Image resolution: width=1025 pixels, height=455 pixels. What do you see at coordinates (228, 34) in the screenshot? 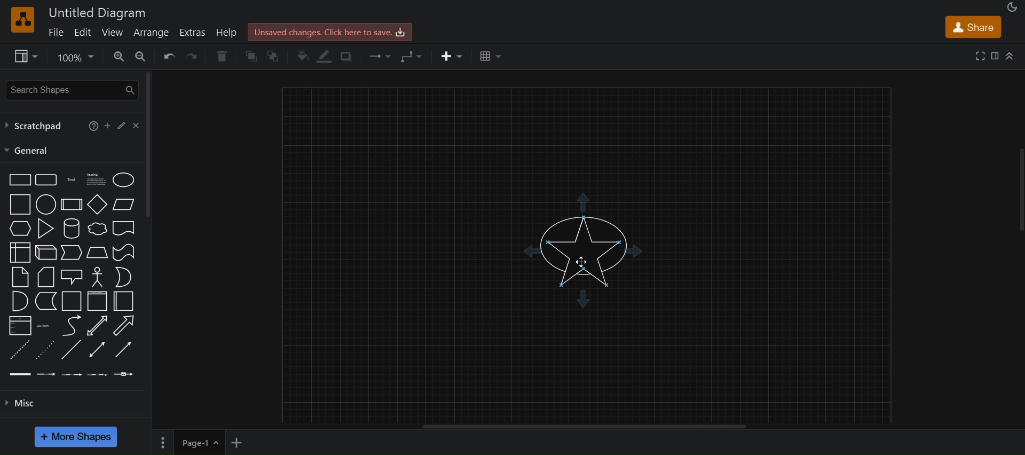
I see `help` at bounding box center [228, 34].